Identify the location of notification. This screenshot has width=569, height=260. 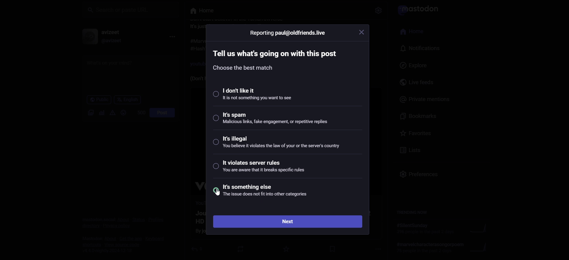
(418, 49).